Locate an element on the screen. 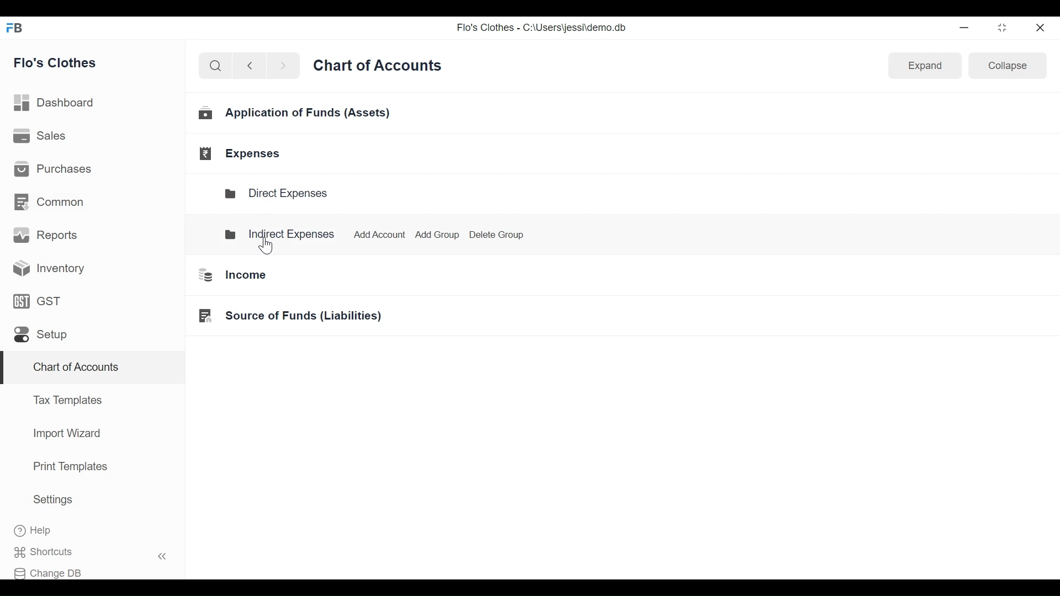 The image size is (1060, 596). search is located at coordinates (215, 66).